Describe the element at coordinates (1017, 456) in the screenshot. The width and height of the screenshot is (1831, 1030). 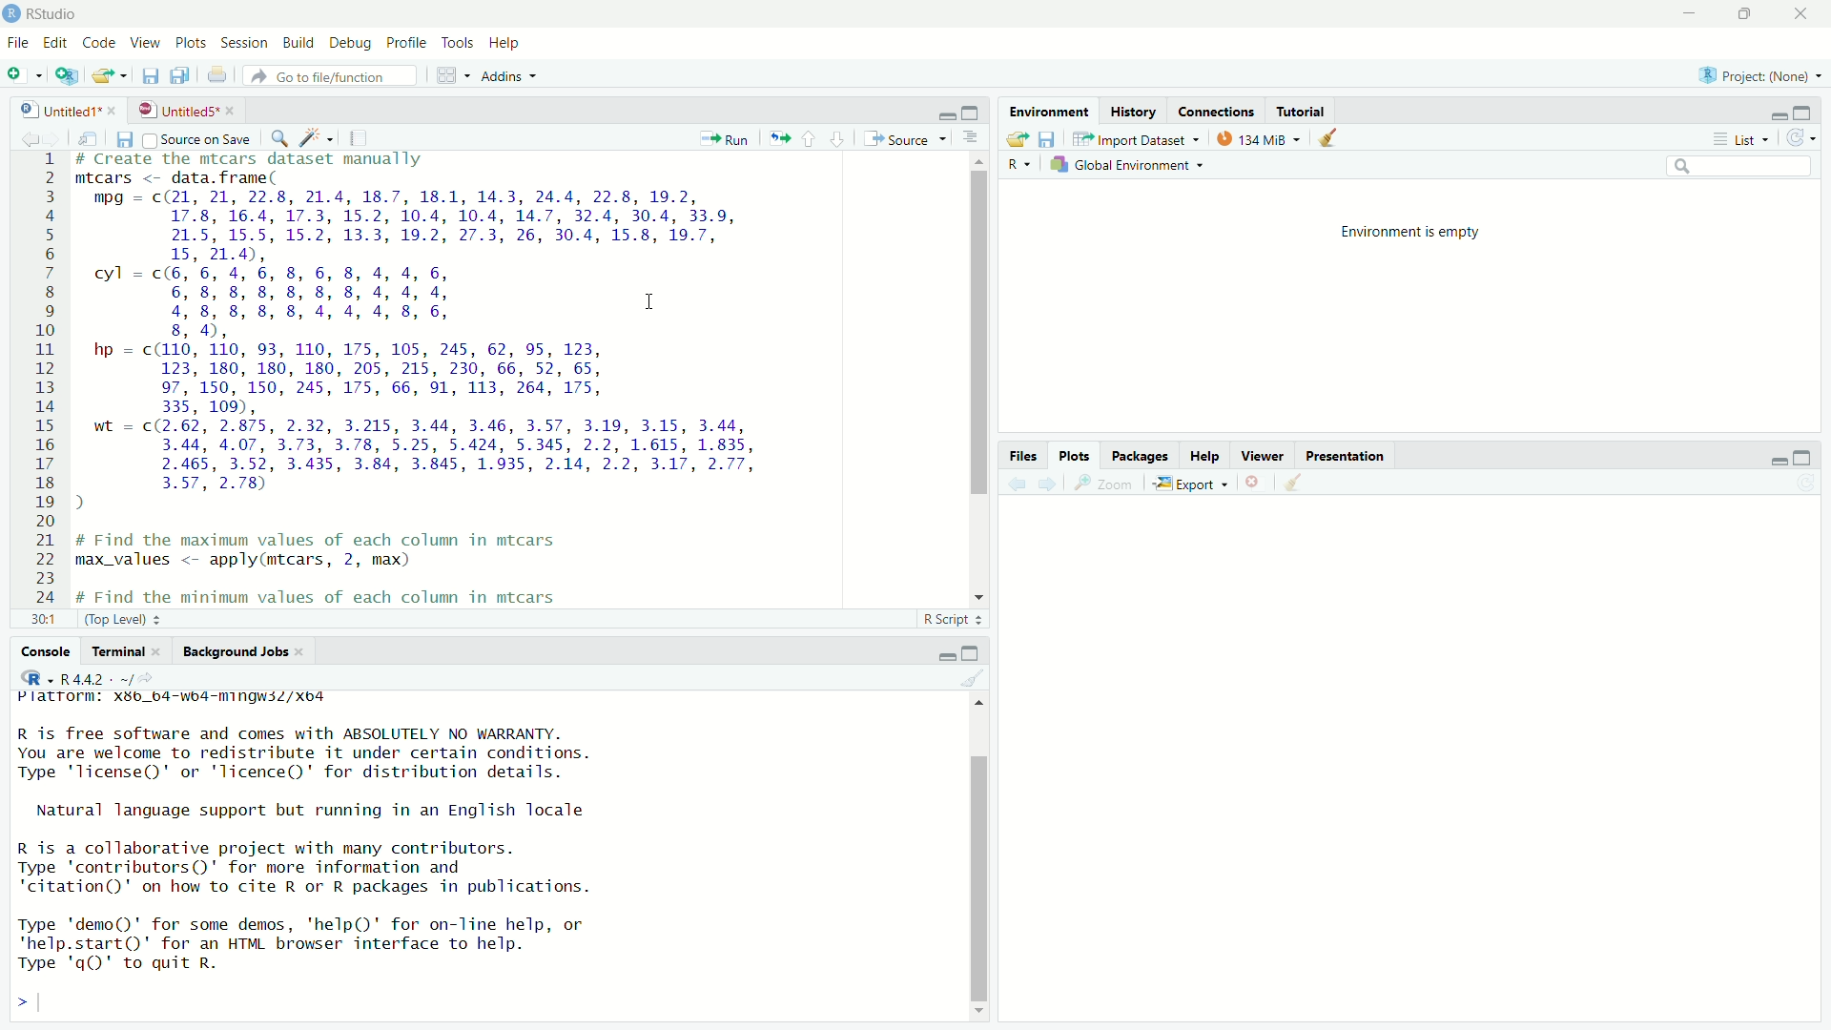
I see `` at that location.